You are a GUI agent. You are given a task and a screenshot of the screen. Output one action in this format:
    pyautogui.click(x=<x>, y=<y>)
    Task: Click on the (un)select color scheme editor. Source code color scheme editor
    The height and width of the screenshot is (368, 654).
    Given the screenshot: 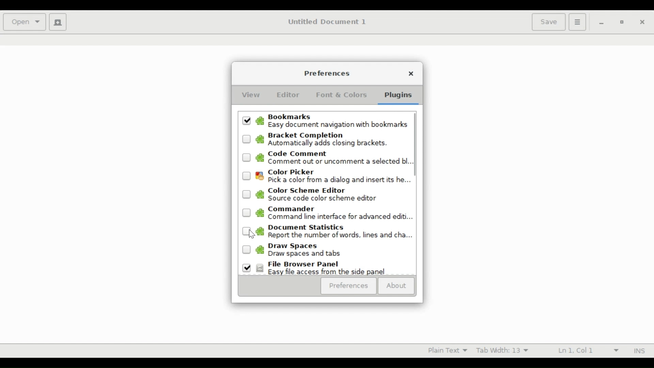 What is the action you would take?
    pyautogui.click(x=332, y=195)
    